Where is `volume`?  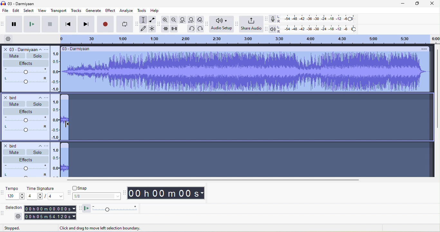 volume is located at coordinates (25, 71).